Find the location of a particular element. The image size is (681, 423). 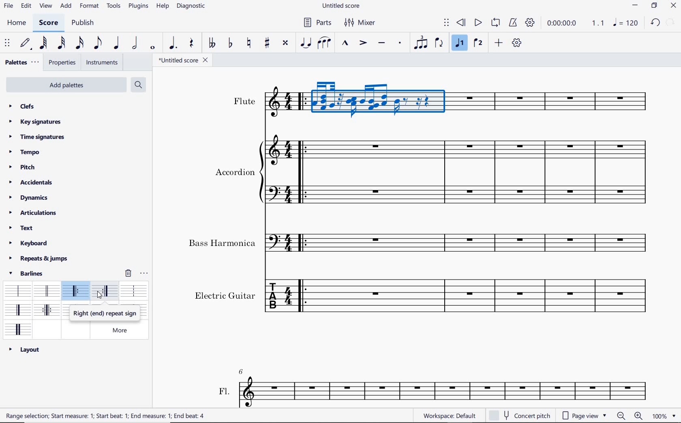

text is located at coordinates (224, 390).